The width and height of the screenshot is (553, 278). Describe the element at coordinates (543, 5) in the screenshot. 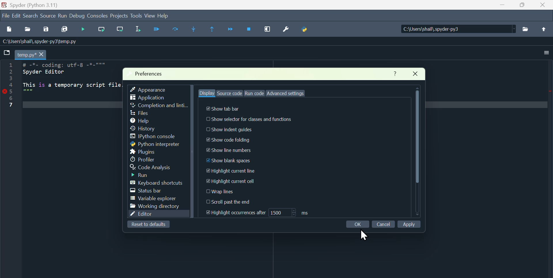

I see `close` at that location.